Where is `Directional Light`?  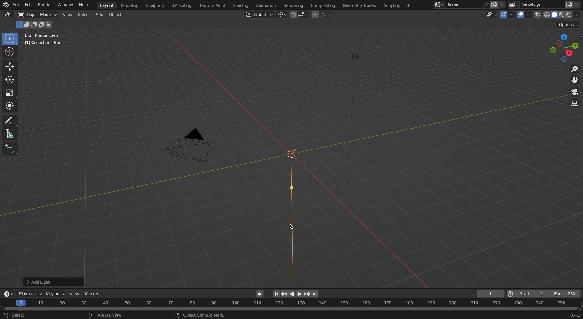 Directional Light is located at coordinates (289, 214).